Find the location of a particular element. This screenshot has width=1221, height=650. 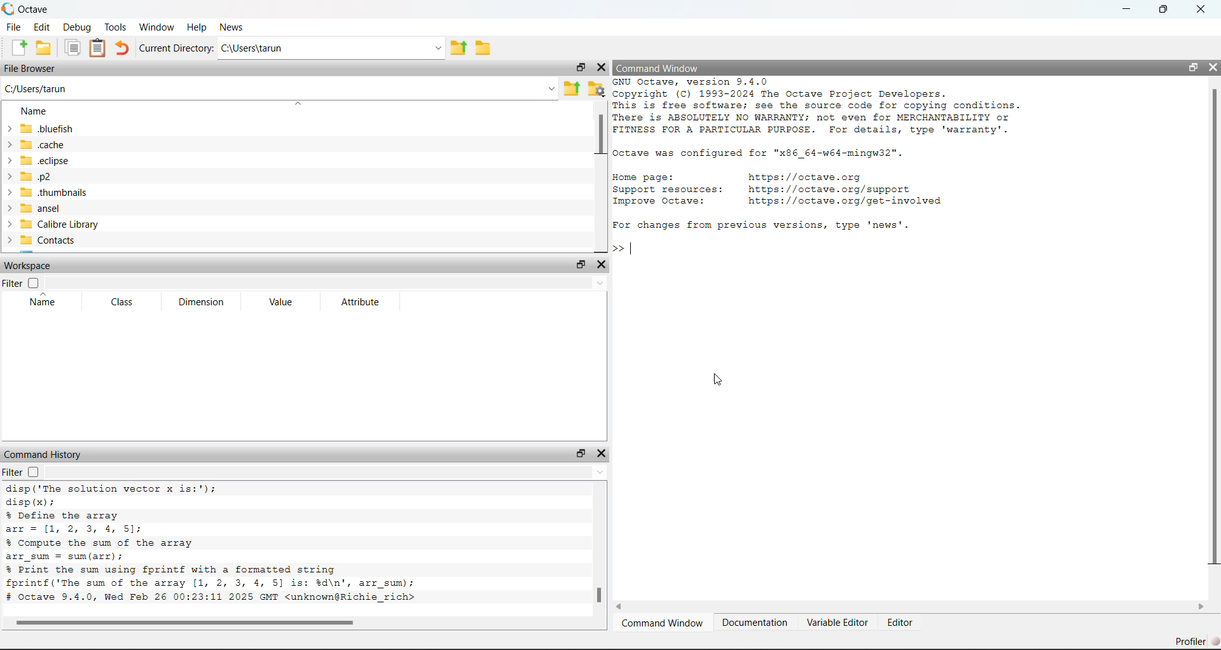

Close is located at coordinates (1201, 10).